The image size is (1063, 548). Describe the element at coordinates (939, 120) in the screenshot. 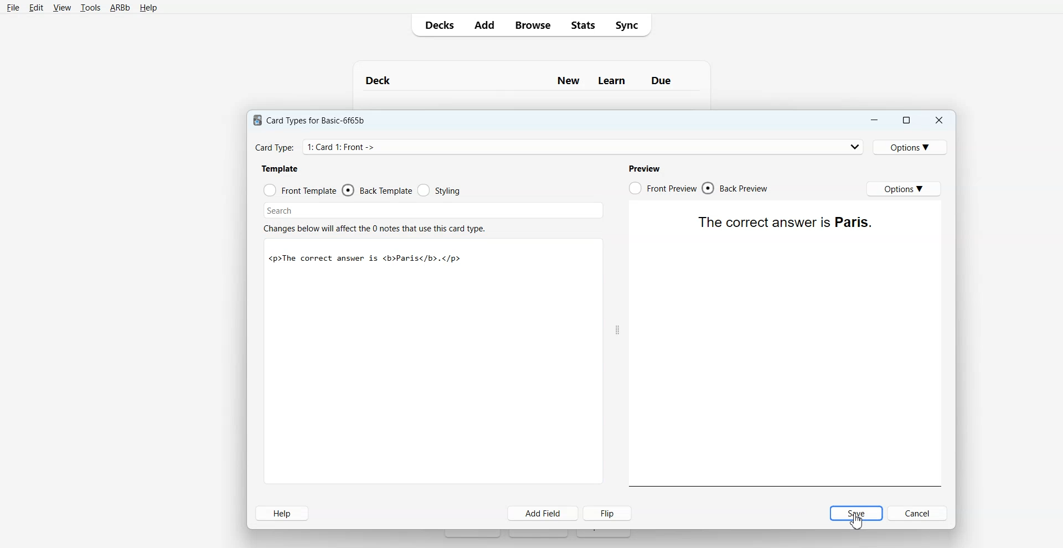

I see `Close` at that location.